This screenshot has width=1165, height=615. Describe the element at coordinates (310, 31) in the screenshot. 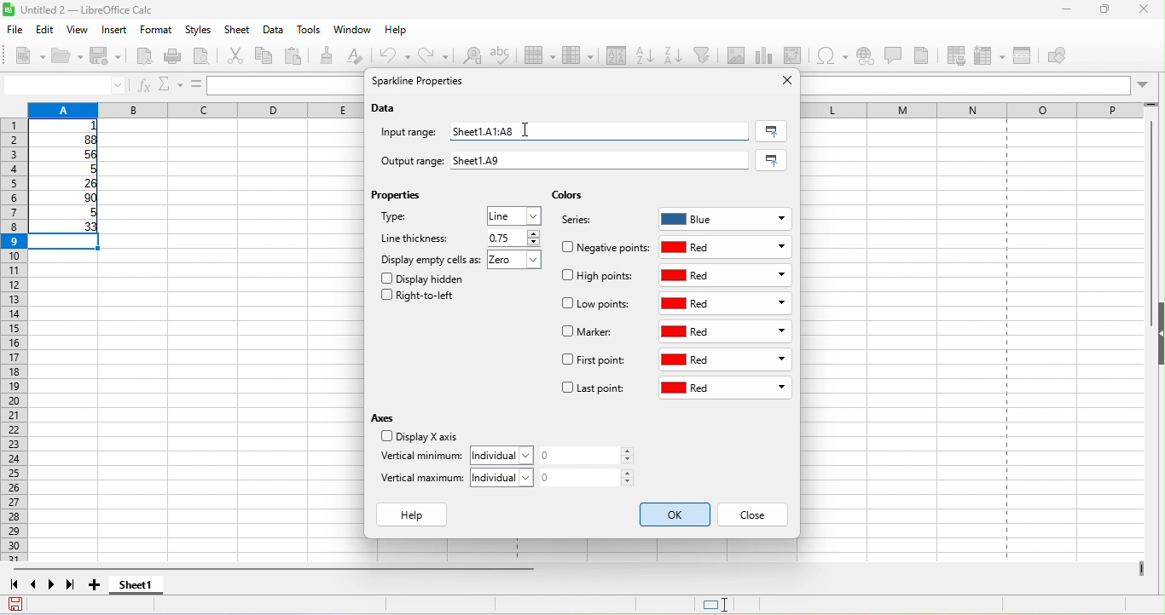

I see `tools` at that location.